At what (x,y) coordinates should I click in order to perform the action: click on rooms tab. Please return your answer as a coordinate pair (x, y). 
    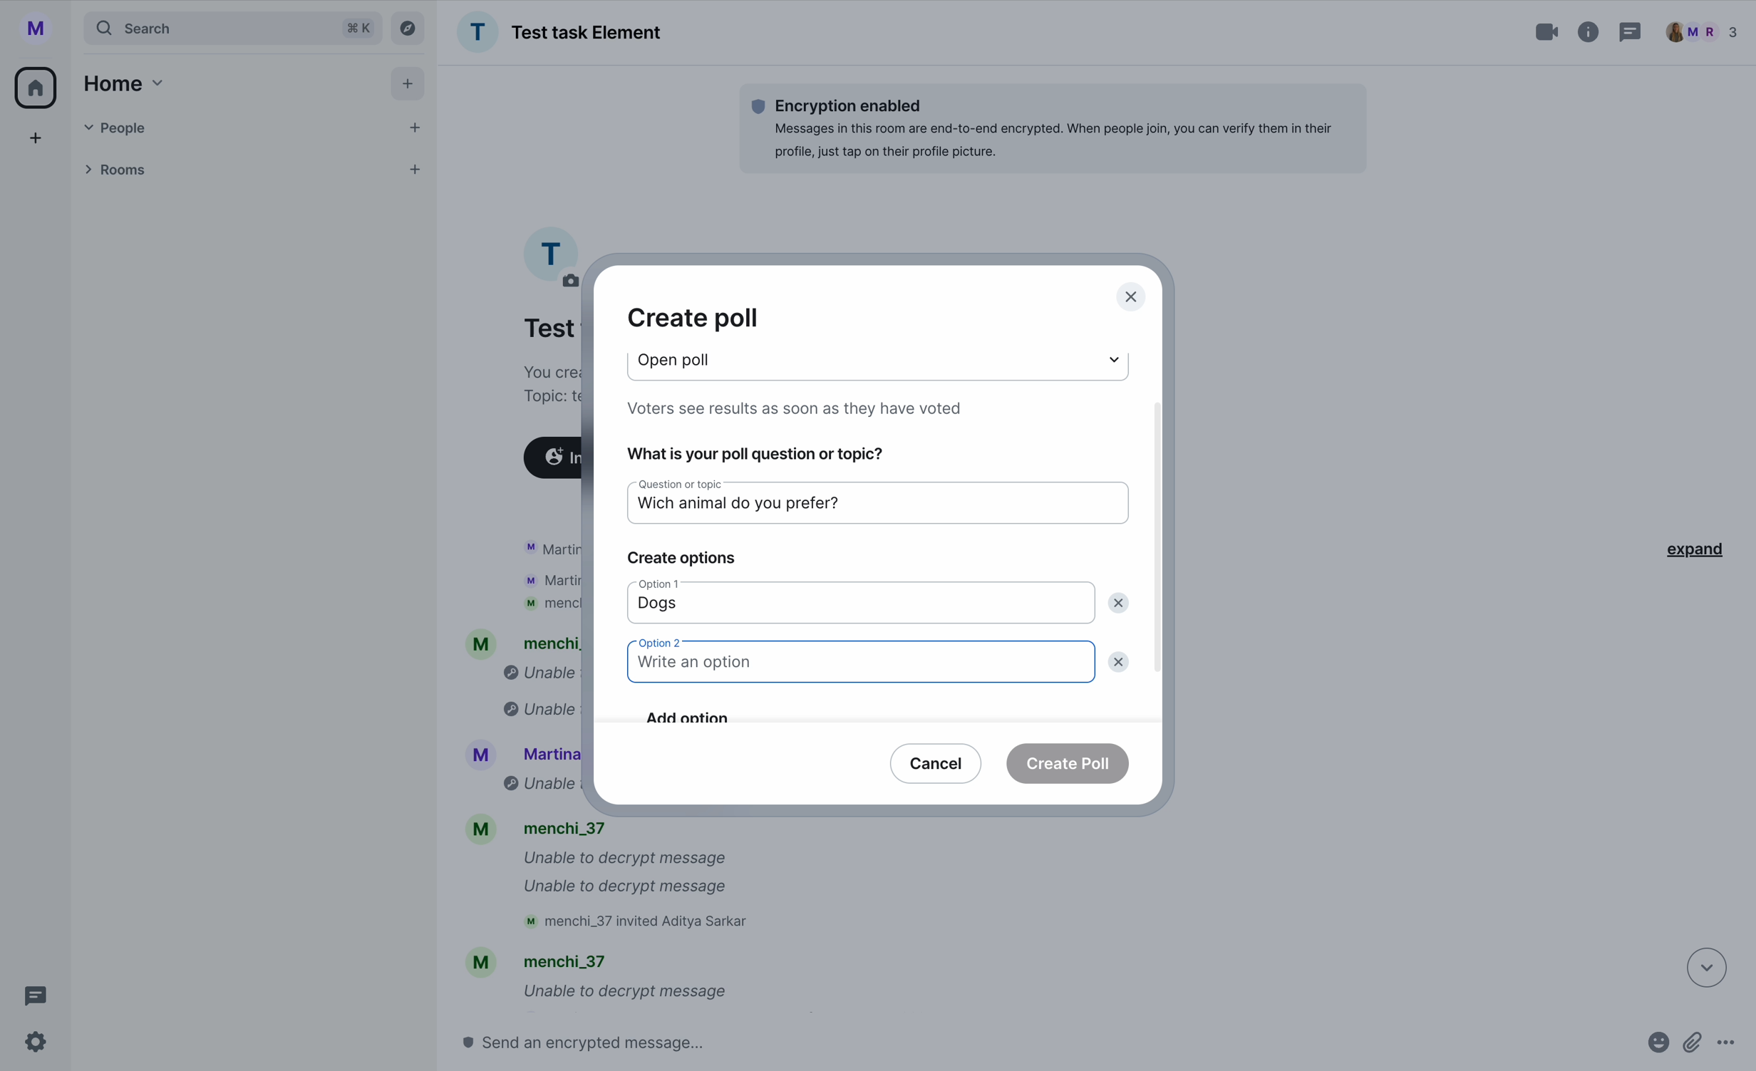
    Looking at the image, I should click on (249, 172).